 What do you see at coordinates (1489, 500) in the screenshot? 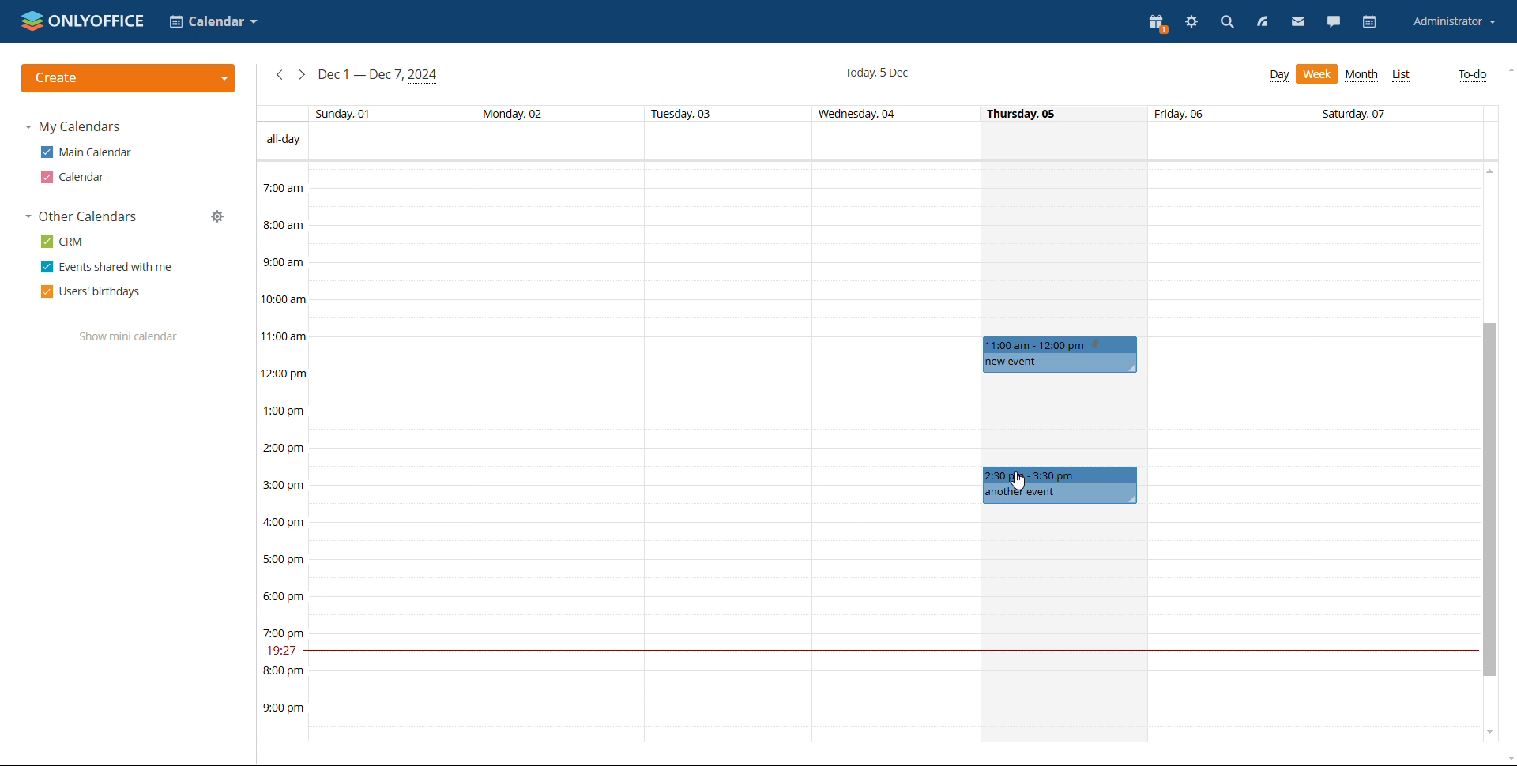
I see `scrollbar` at bounding box center [1489, 500].